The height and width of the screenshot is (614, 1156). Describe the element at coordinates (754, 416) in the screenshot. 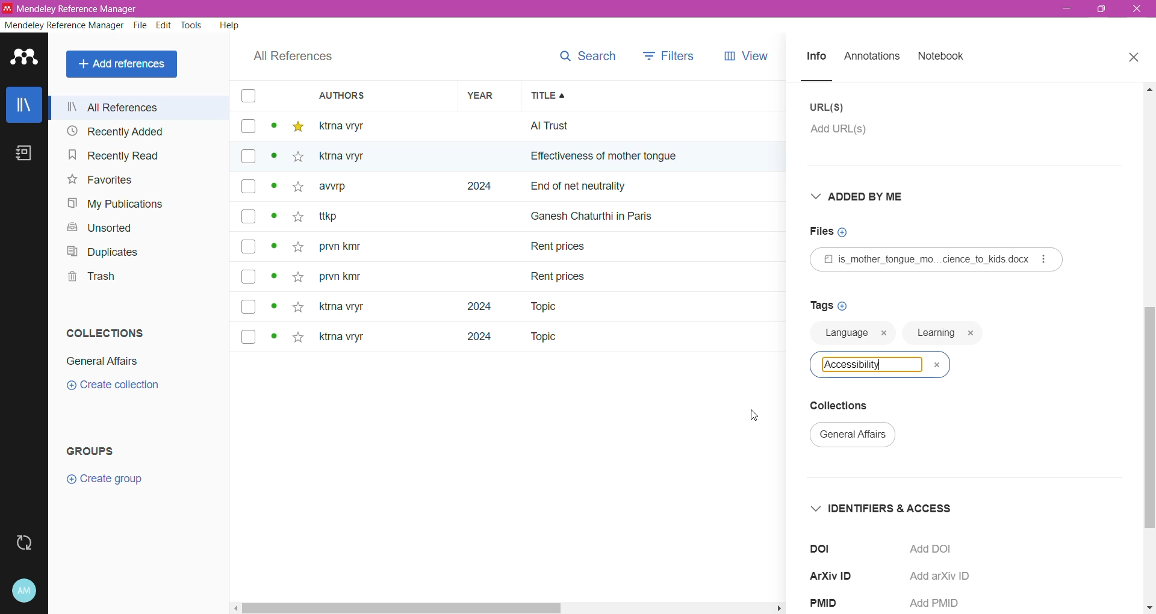

I see `Cursor` at that location.